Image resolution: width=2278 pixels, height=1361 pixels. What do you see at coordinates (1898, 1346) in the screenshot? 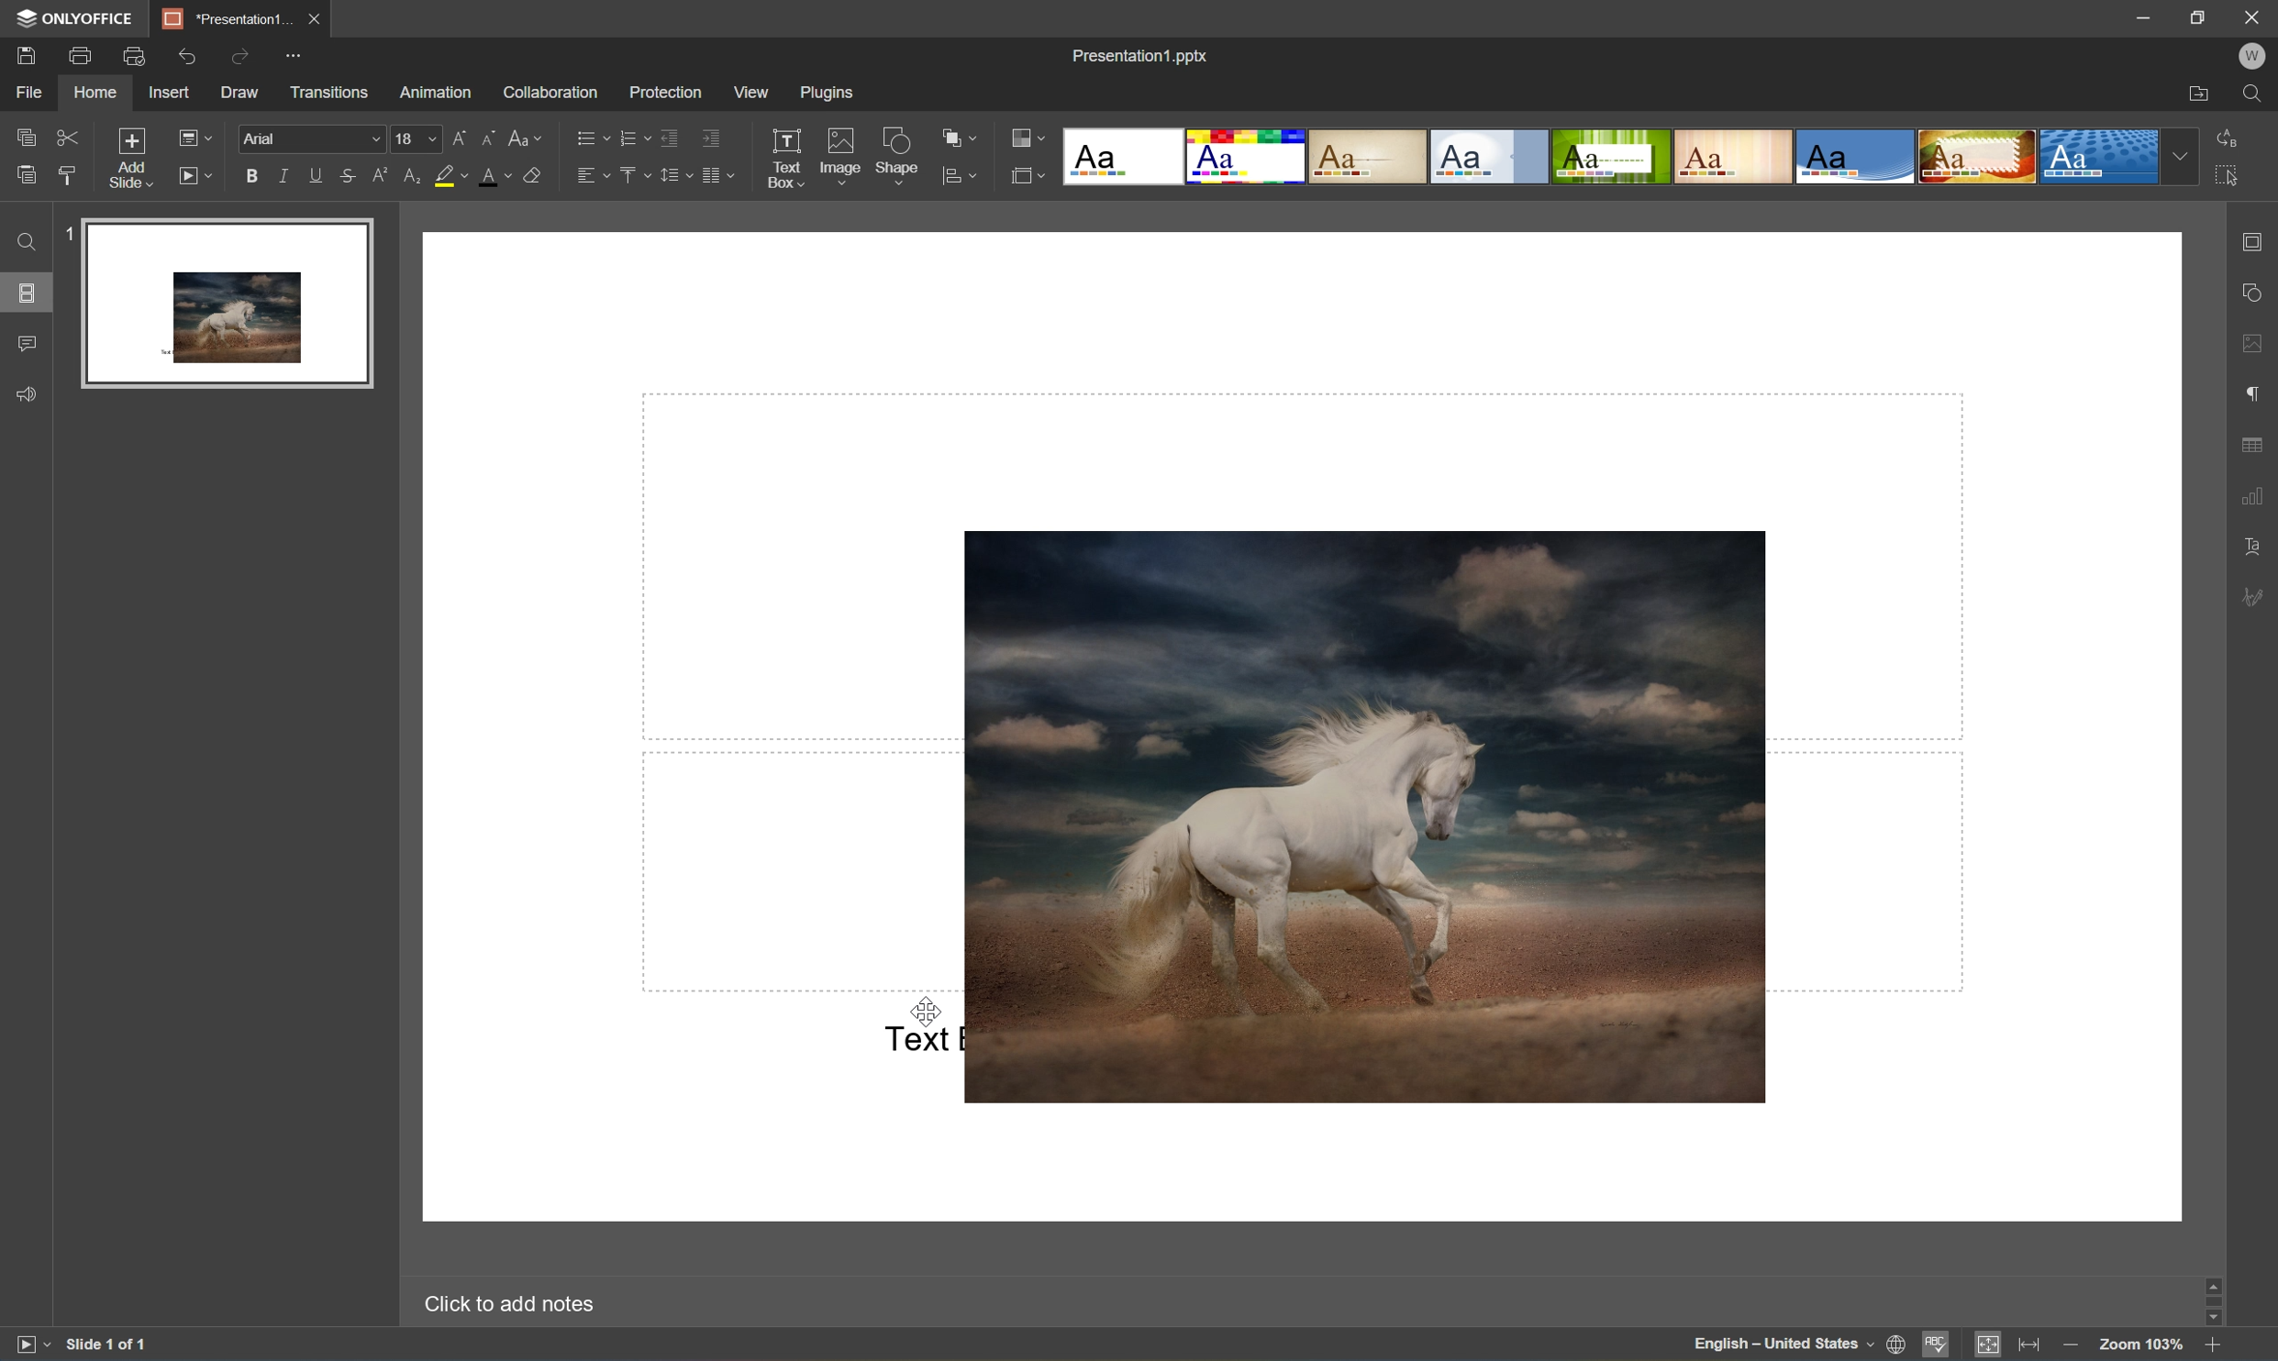
I see `Set document language` at bounding box center [1898, 1346].